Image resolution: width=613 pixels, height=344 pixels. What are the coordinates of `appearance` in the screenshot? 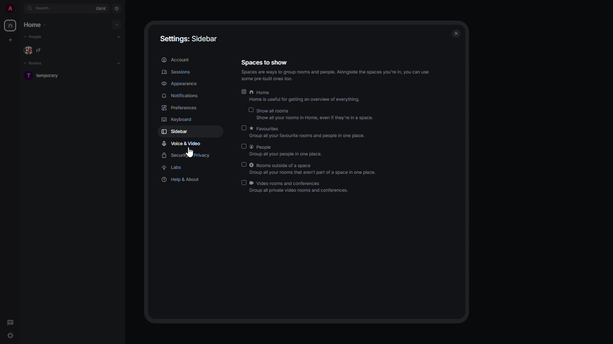 It's located at (180, 84).